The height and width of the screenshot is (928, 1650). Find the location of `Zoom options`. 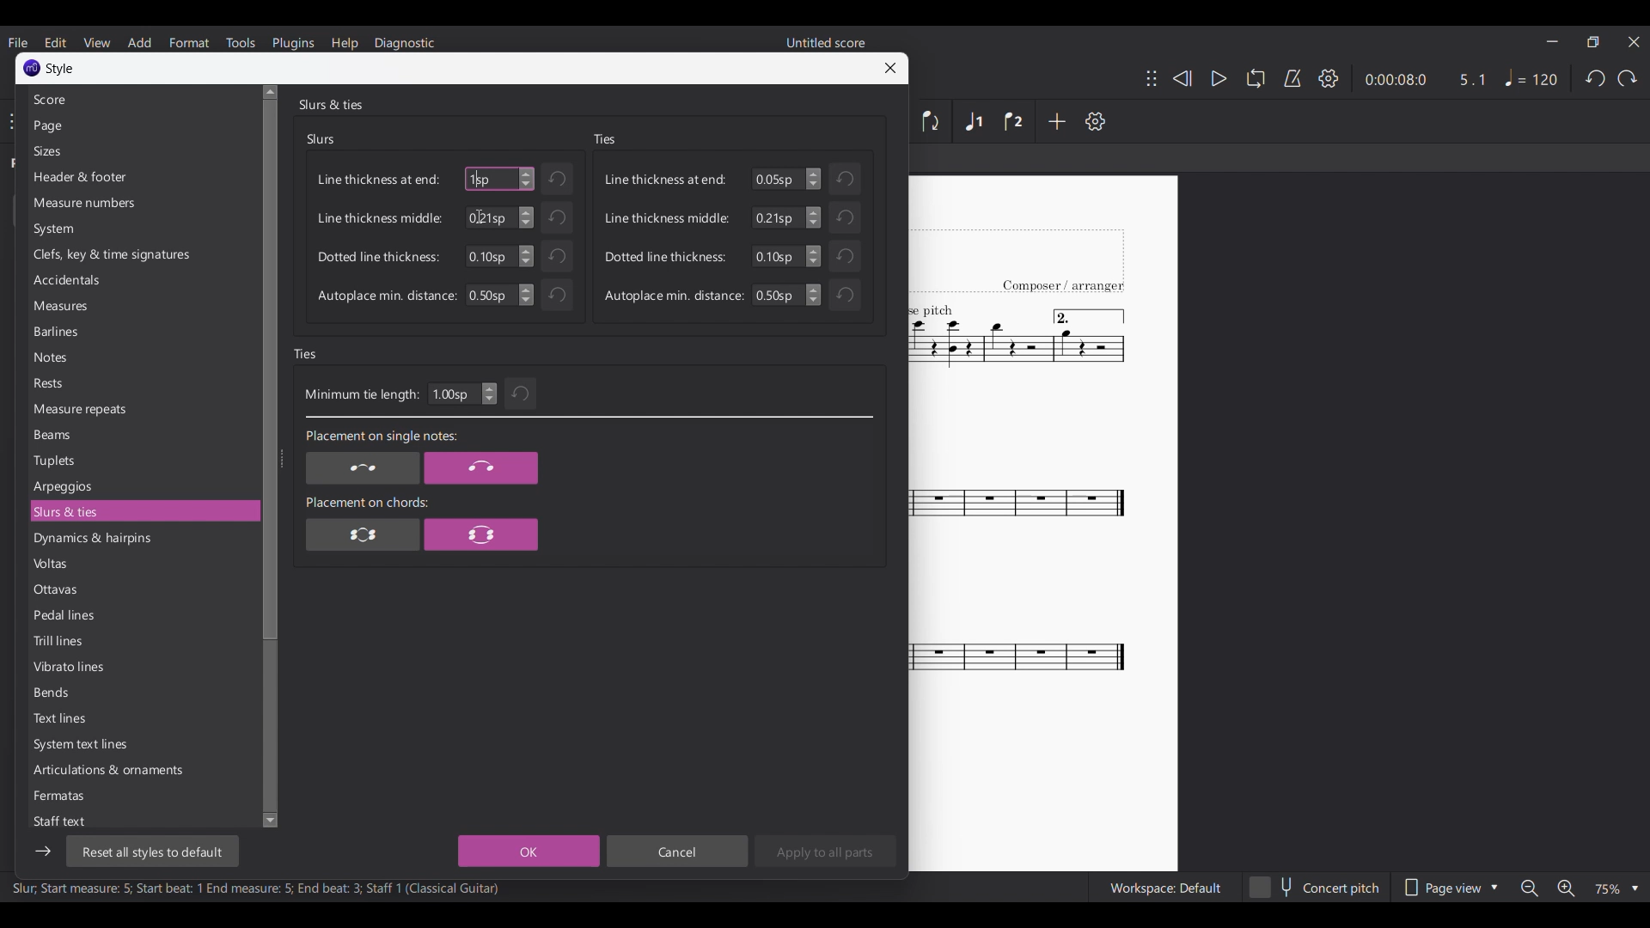

Zoom options is located at coordinates (1616, 888).